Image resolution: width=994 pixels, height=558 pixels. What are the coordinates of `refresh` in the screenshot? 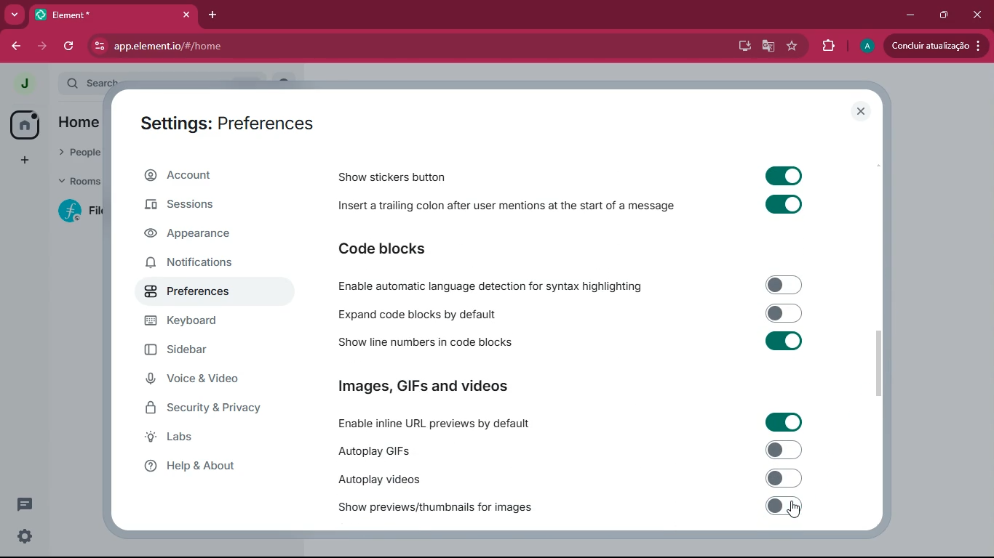 It's located at (67, 46).